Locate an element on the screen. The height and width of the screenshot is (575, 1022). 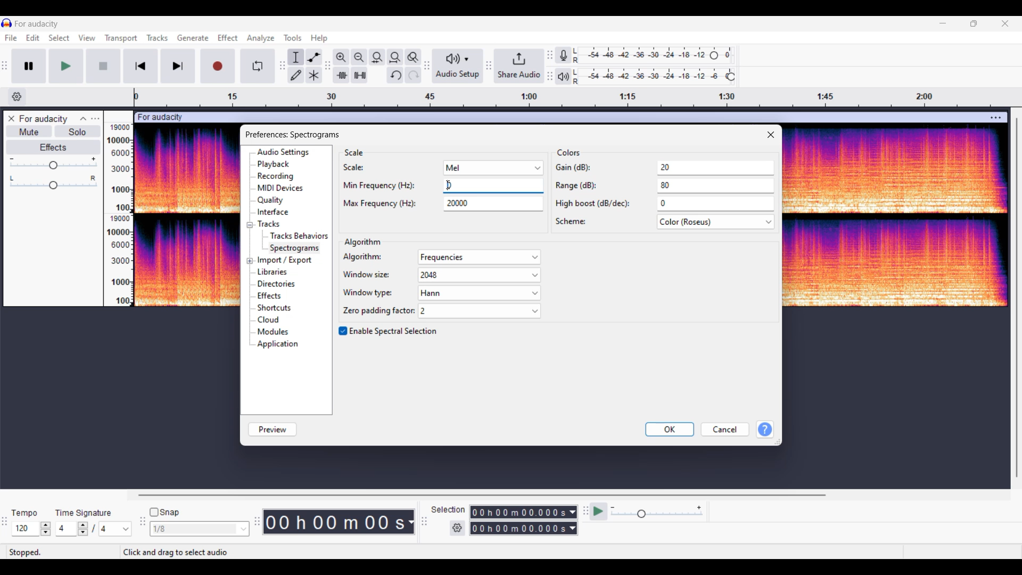
Zoom out is located at coordinates (360, 57).